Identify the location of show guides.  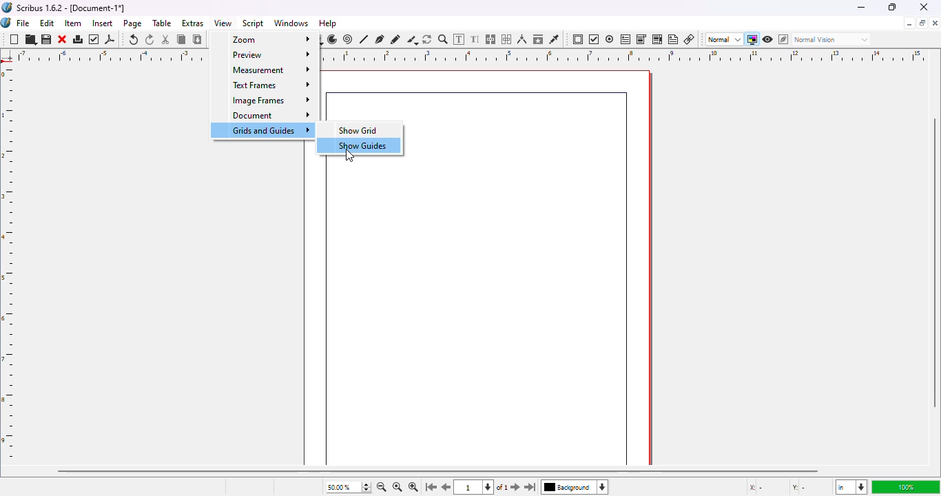
(359, 145).